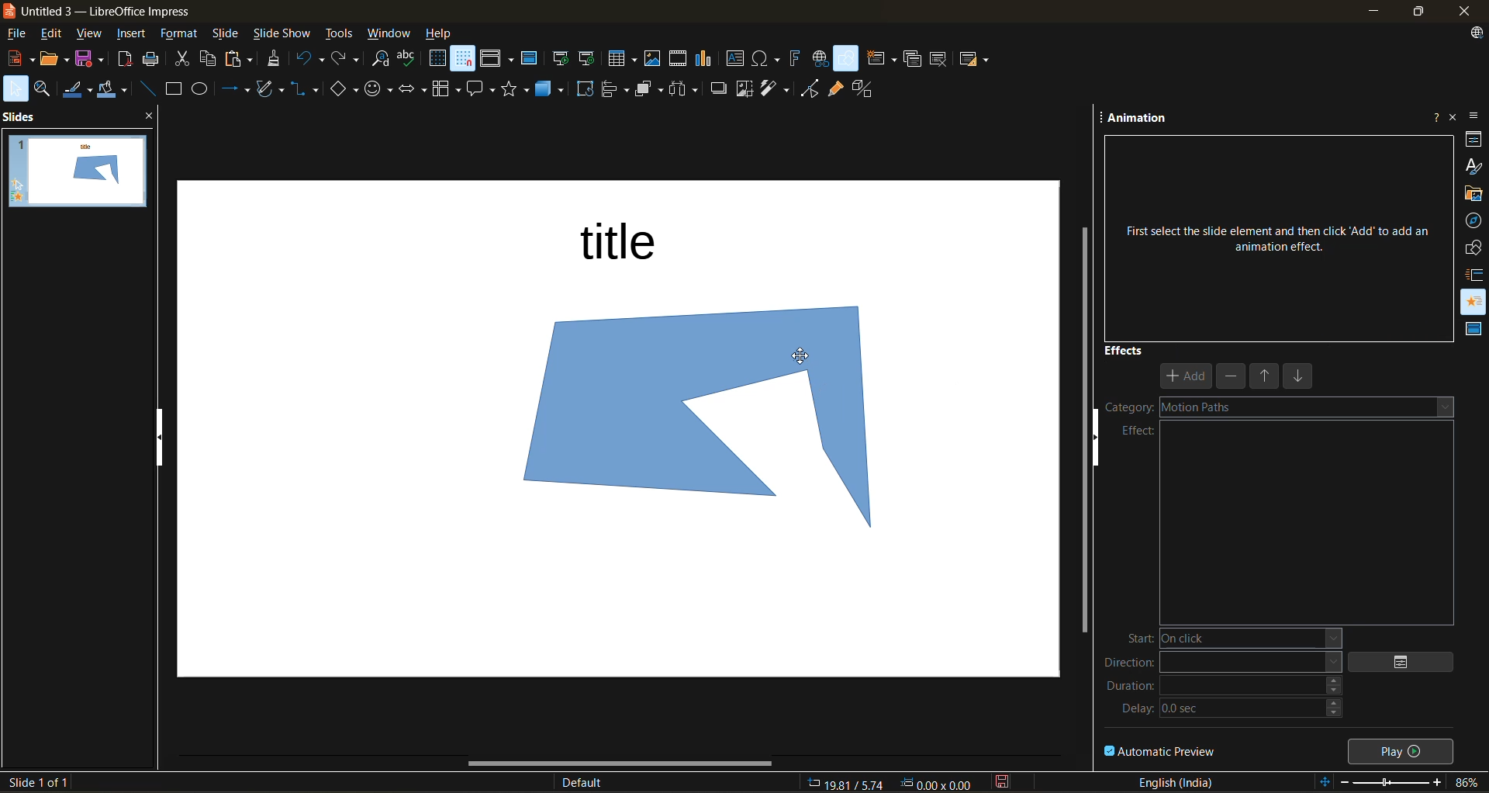  Describe the element at coordinates (1162, 750) in the screenshot. I see `automatic preview` at that location.